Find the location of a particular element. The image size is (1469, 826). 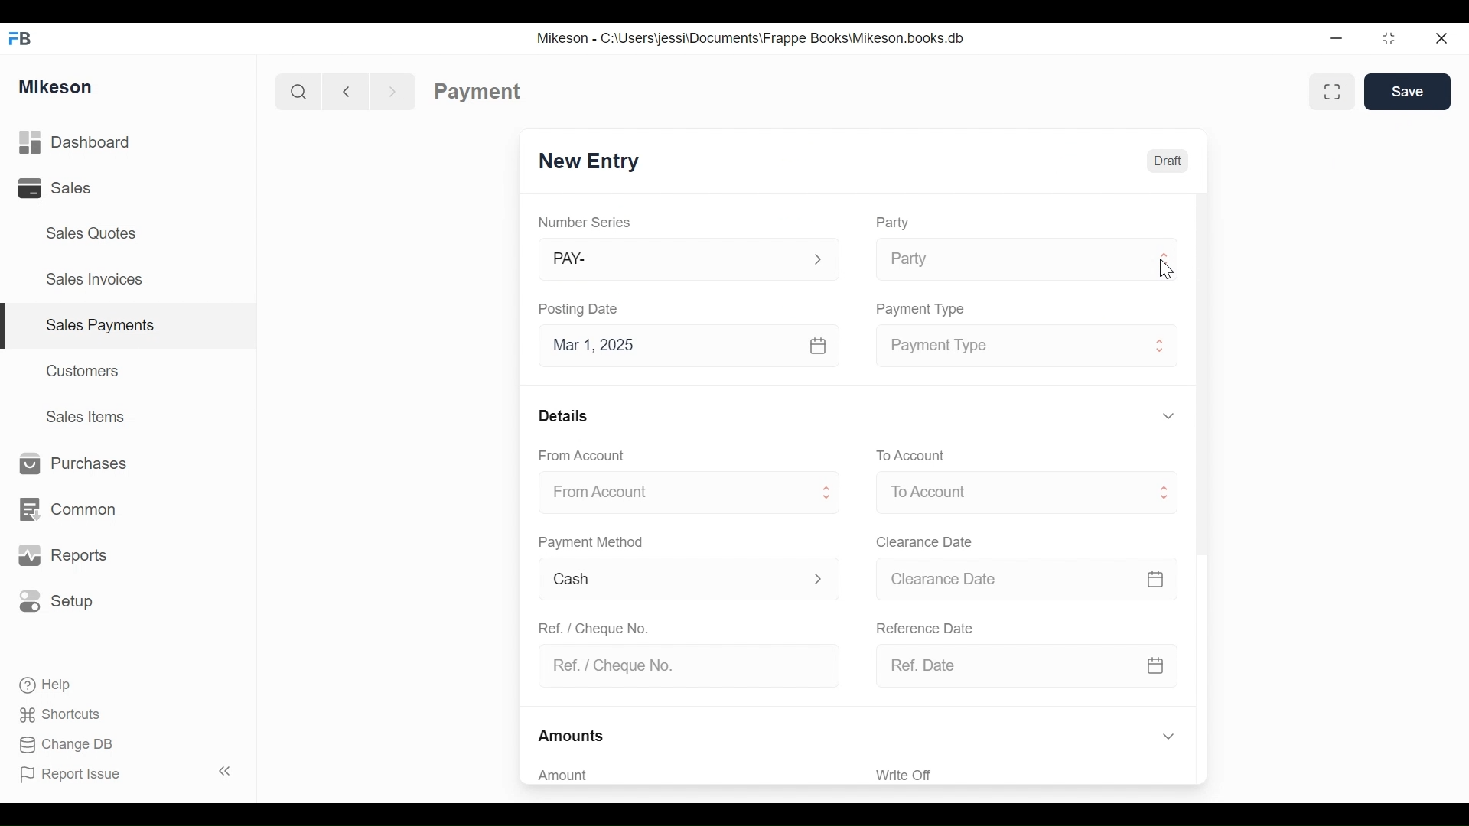

To account is located at coordinates (923, 454).